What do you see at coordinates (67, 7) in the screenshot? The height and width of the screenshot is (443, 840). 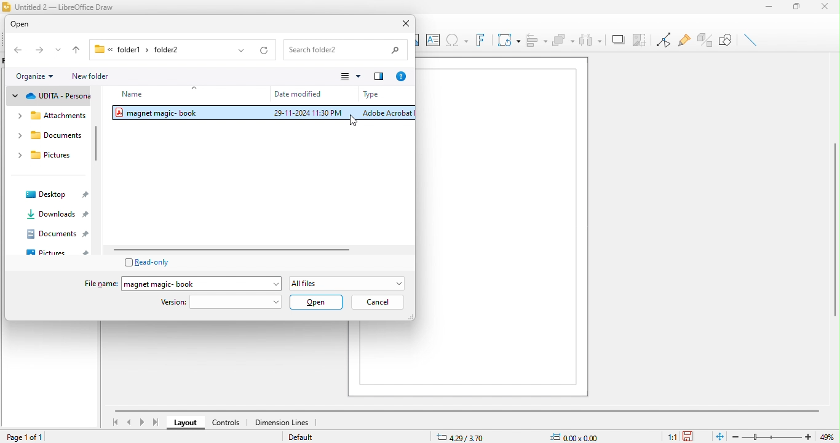 I see `Untitled 2- Libreoffice Draw` at bounding box center [67, 7].